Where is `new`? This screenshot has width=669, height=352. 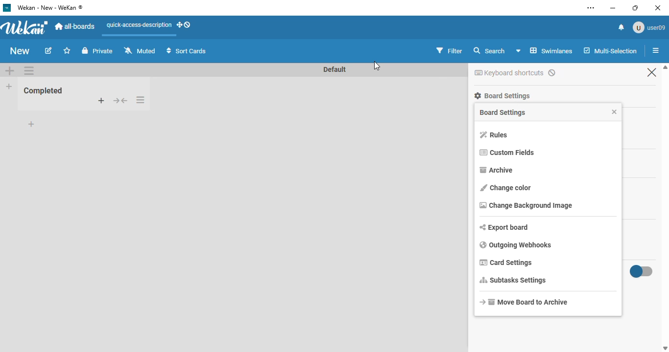
new is located at coordinates (21, 51).